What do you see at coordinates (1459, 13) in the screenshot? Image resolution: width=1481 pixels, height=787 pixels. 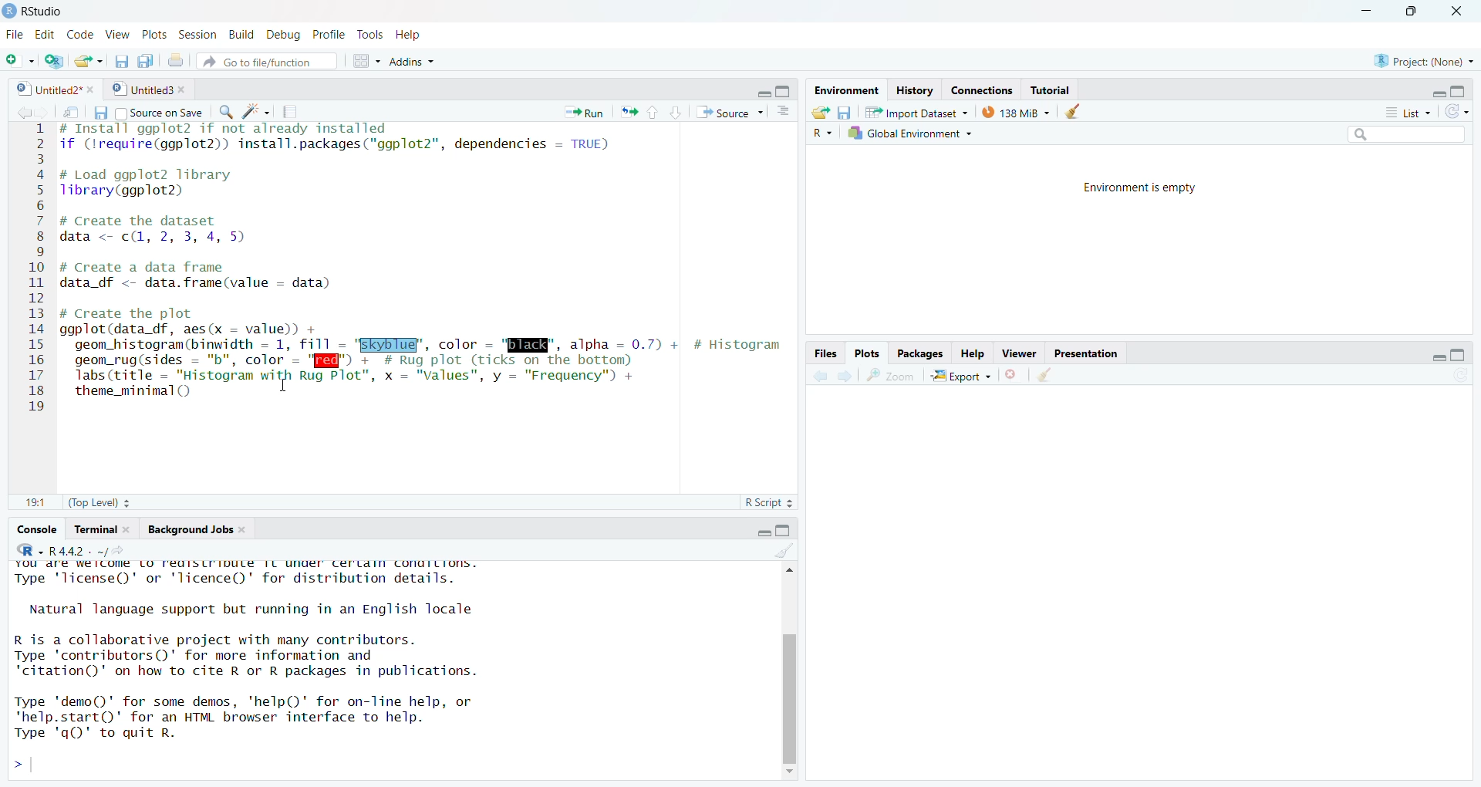 I see `close` at bounding box center [1459, 13].